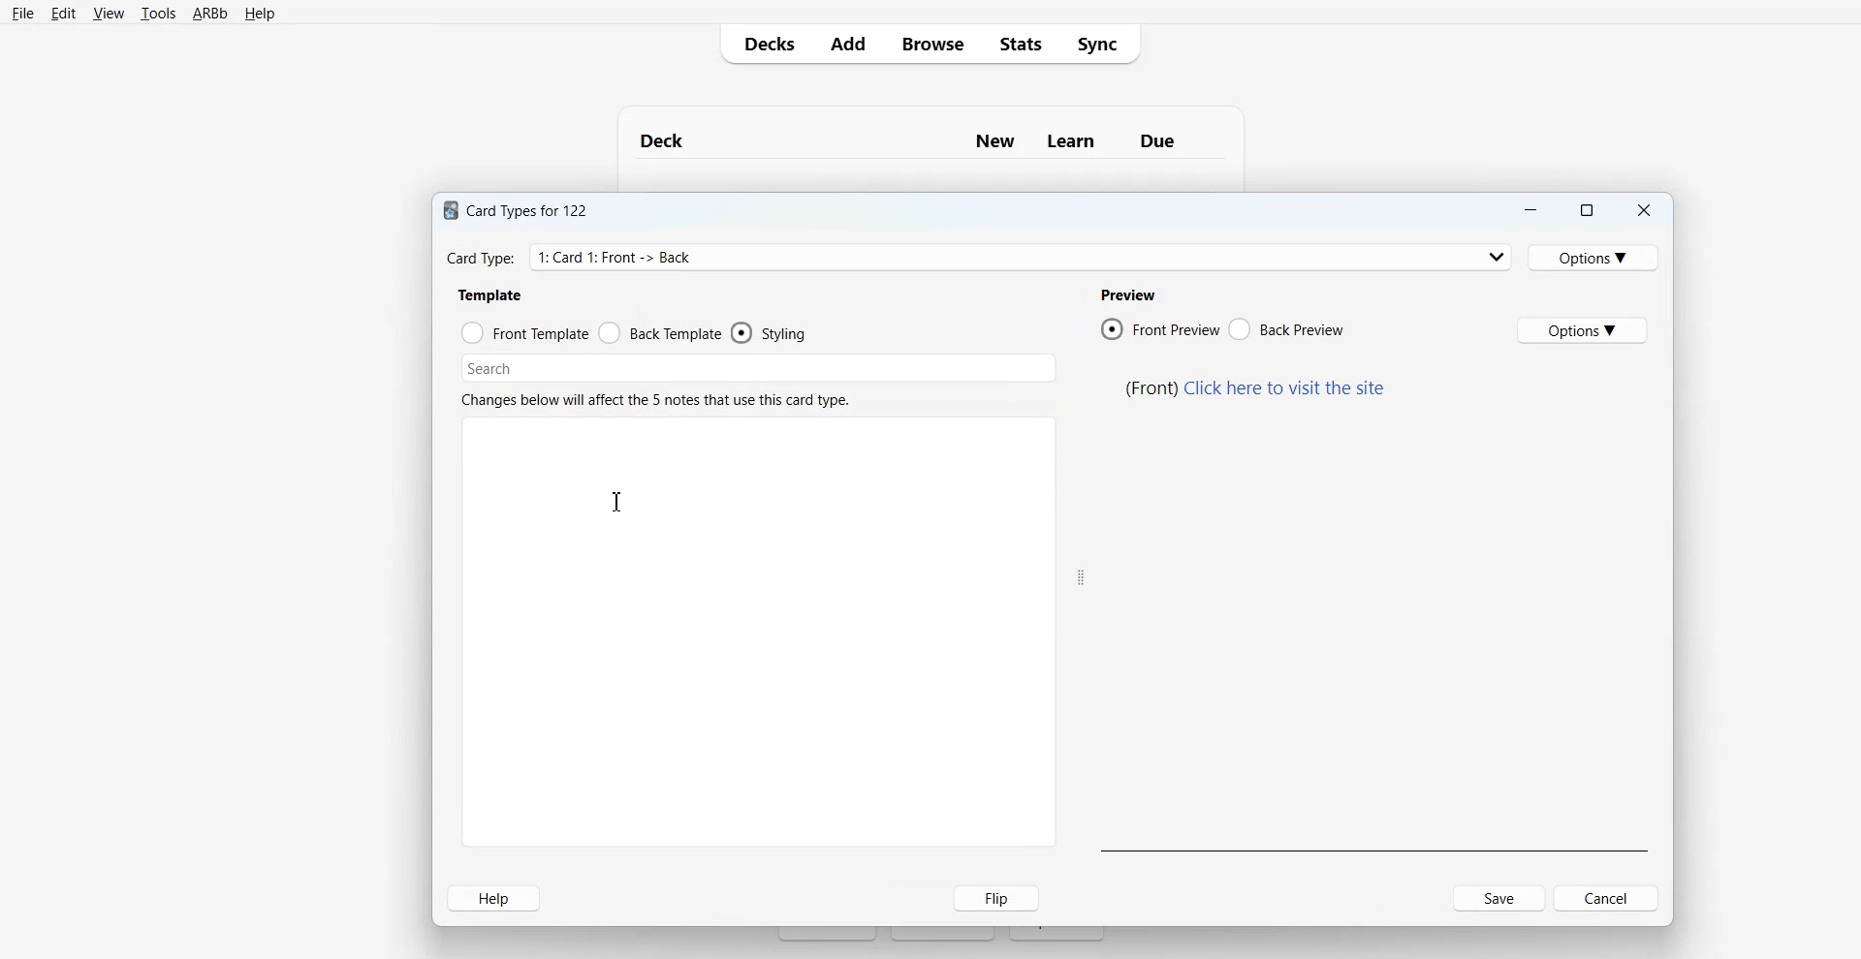 Image resolution: width=1861 pixels, height=959 pixels. Describe the element at coordinates (22, 14) in the screenshot. I see `File` at that location.